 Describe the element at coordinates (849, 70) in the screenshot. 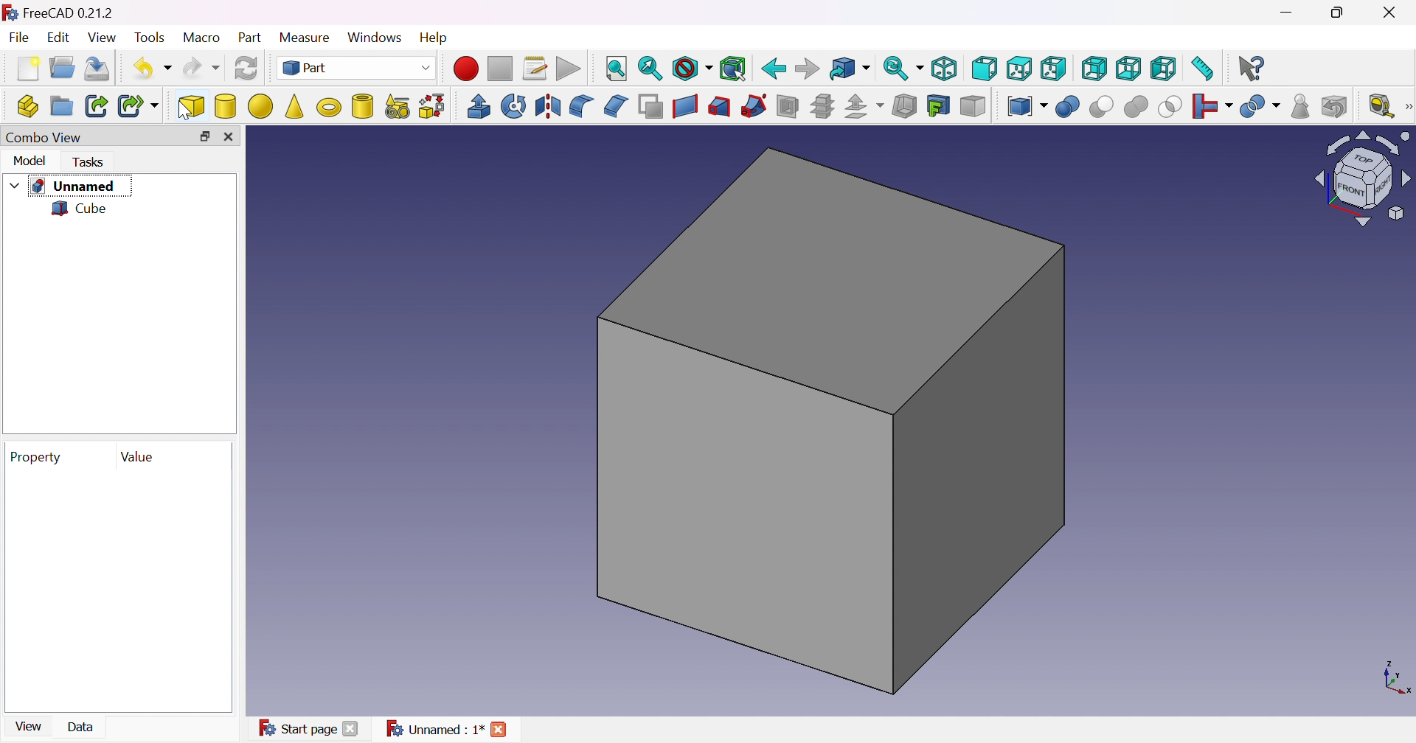

I see `Go to linked object` at that location.